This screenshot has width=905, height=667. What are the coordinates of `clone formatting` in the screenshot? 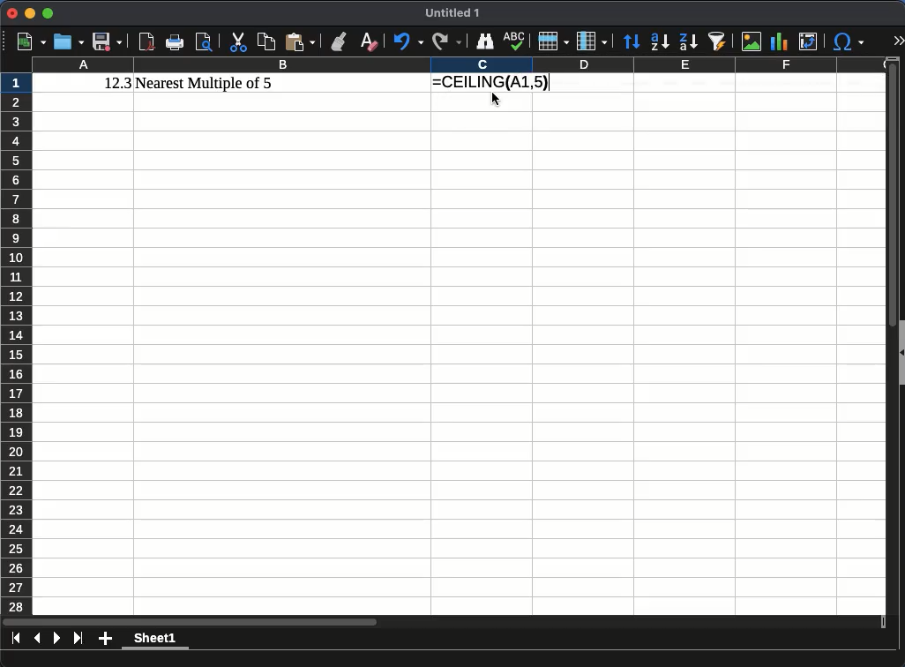 It's located at (338, 41).